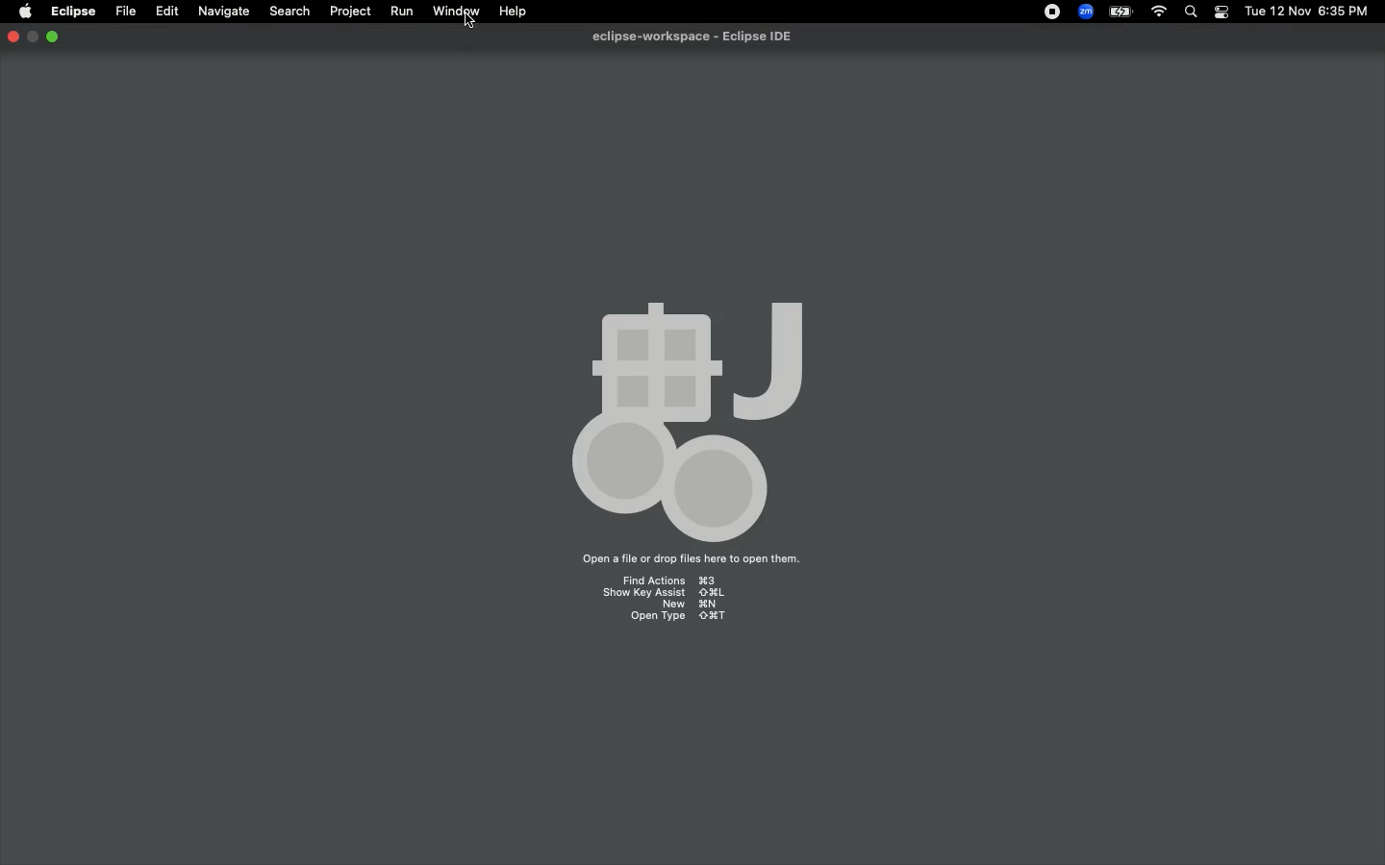 The height and width of the screenshot is (865, 1385). What do you see at coordinates (452, 11) in the screenshot?
I see `Window` at bounding box center [452, 11].